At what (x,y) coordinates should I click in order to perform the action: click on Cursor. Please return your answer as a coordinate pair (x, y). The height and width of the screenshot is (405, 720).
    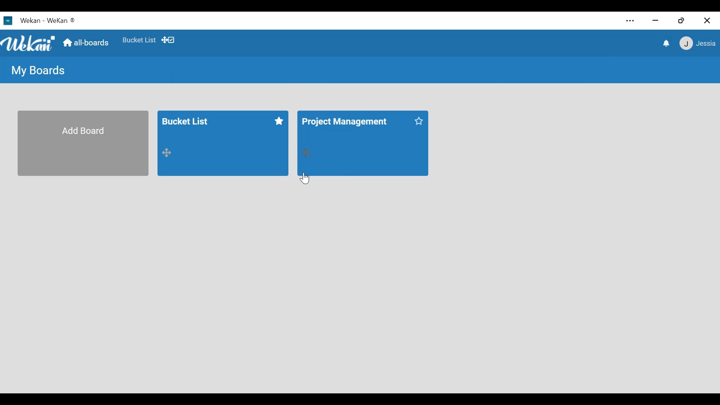
    Looking at the image, I should click on (304, 178).